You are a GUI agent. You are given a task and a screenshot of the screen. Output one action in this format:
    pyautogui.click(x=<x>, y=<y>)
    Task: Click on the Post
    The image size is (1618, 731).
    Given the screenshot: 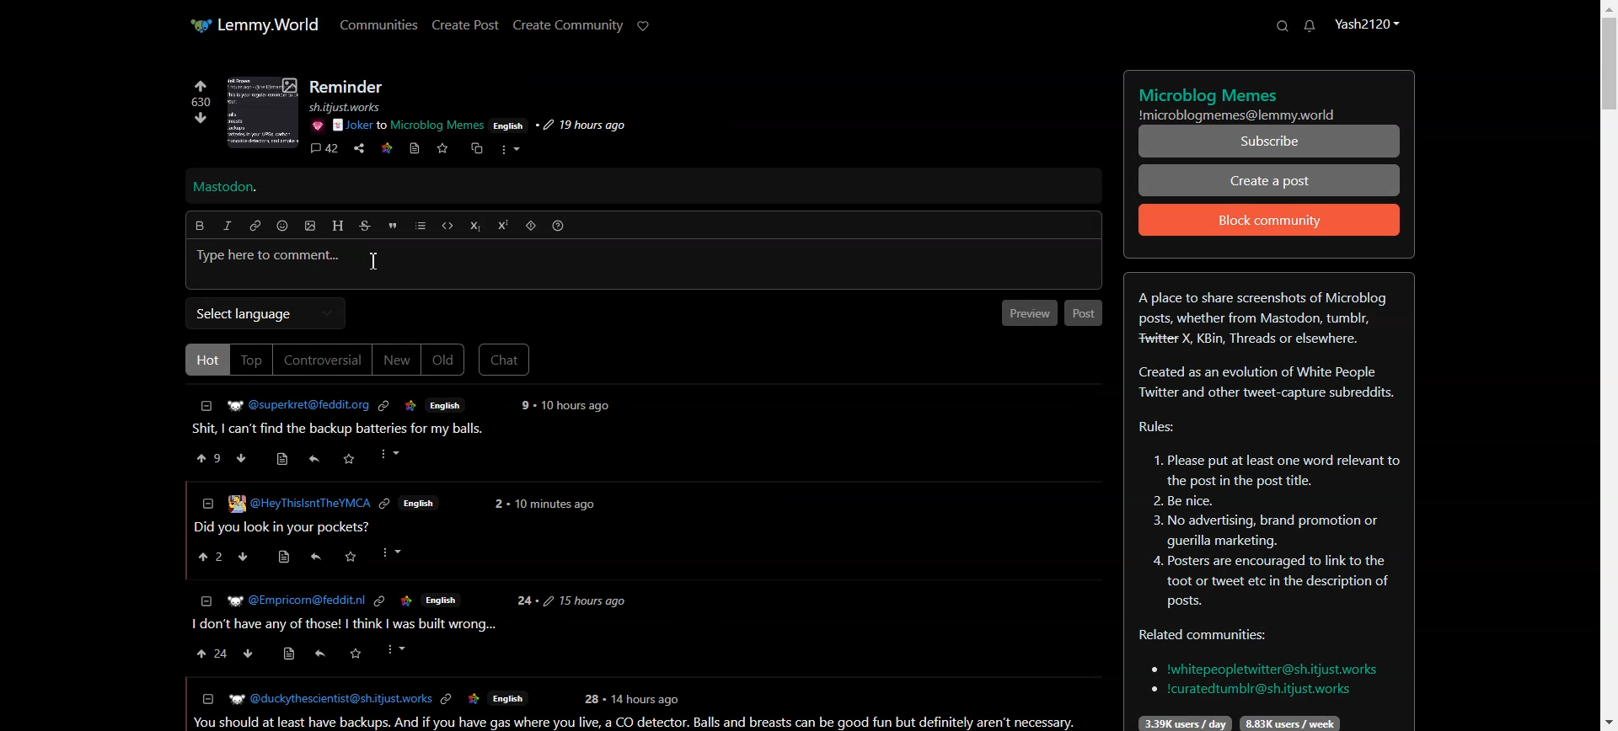 What is the action you would take?
    pyautogui.click(x=346, y=430)
    